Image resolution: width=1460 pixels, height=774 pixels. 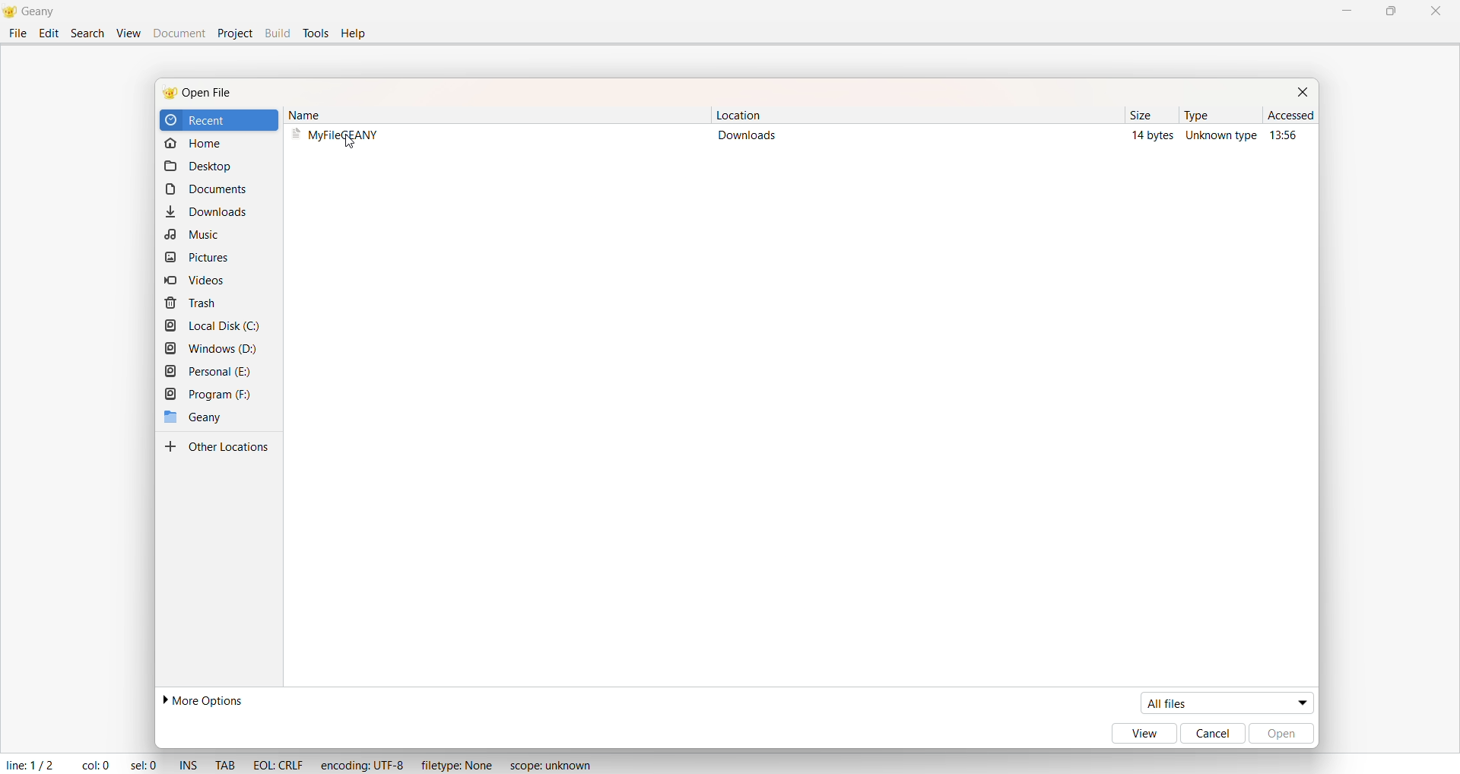 I want to click on ascend, so click(x=1284, y=118).